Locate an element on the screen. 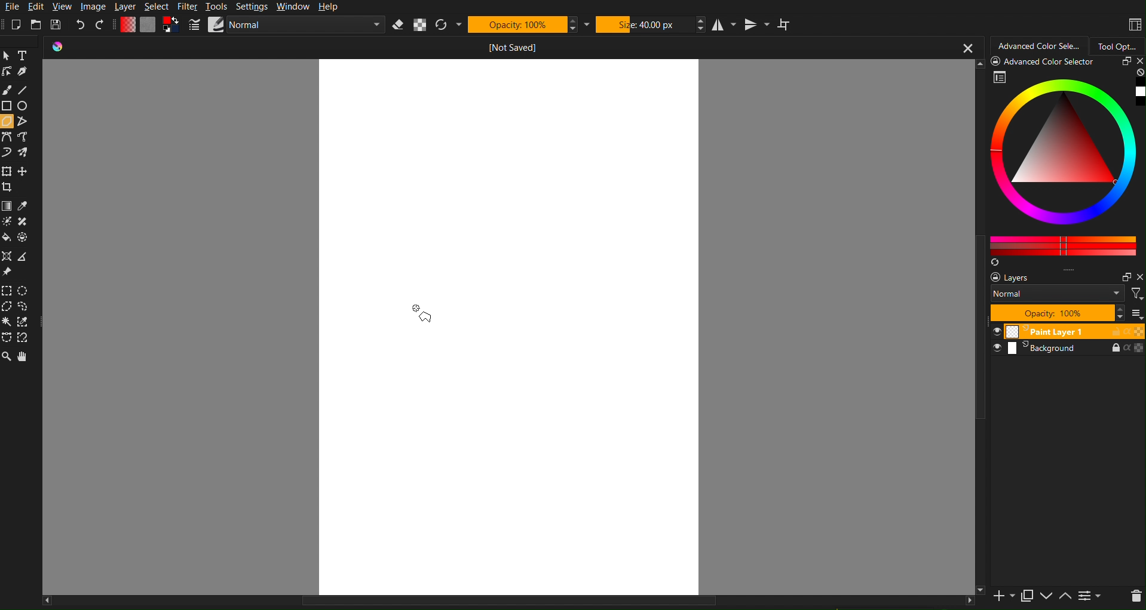  opacity: 100% is located at coordinates (516, 24).